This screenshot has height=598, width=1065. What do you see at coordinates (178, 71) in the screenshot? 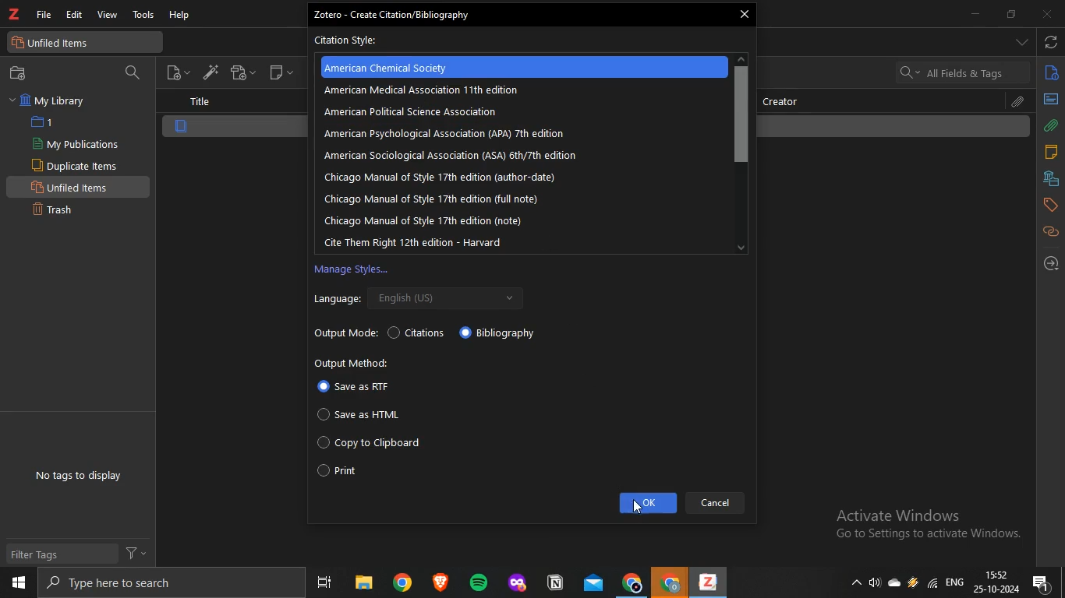
I see `new item` at bounding box center [178, 71].